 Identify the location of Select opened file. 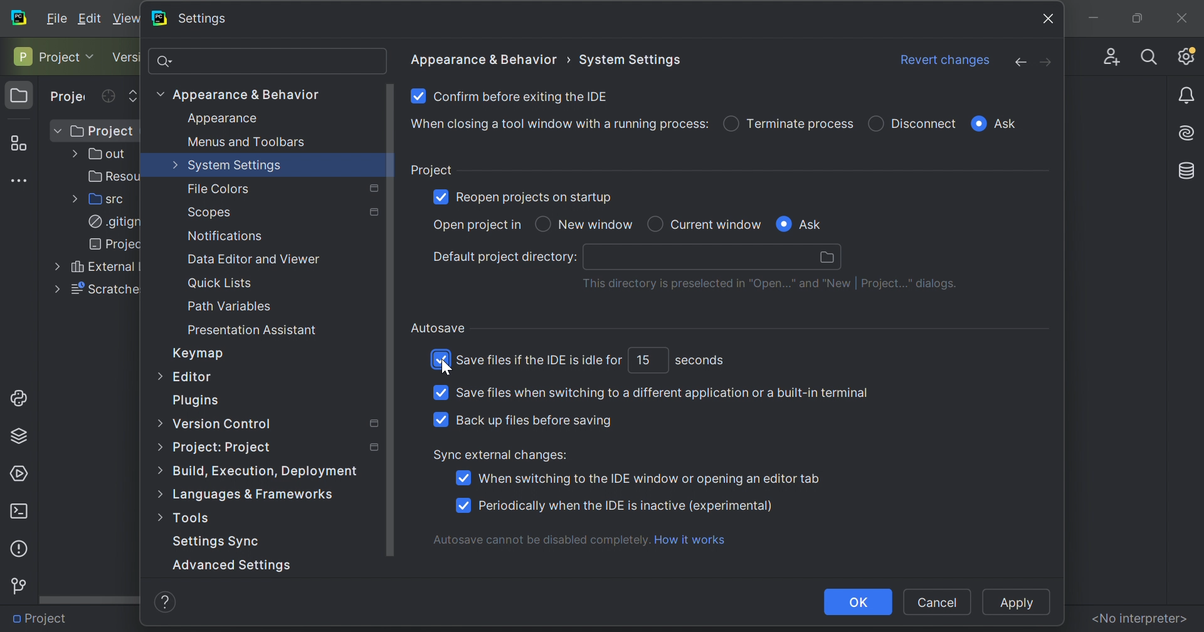
(108, 96).